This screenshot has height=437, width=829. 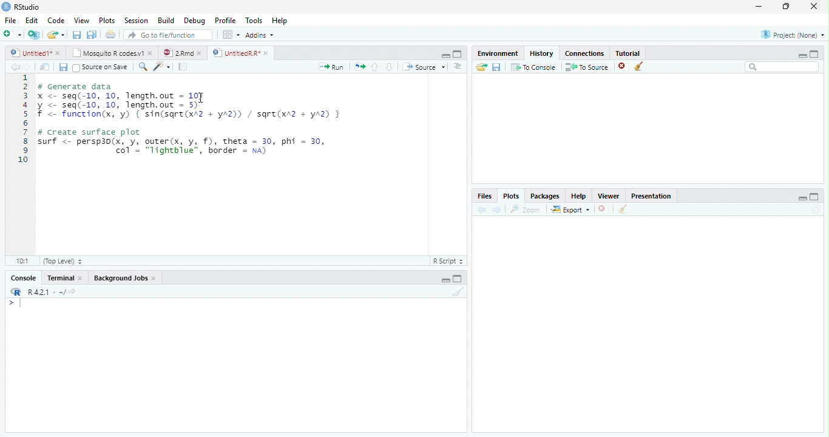 I want to click on Code, so click(x=55, y=20).